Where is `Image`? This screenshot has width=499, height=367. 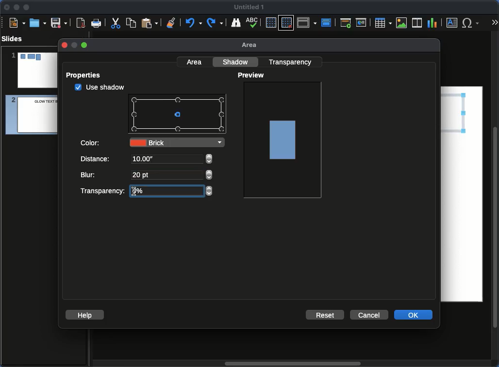
Image is located at coordinates (402, 23).